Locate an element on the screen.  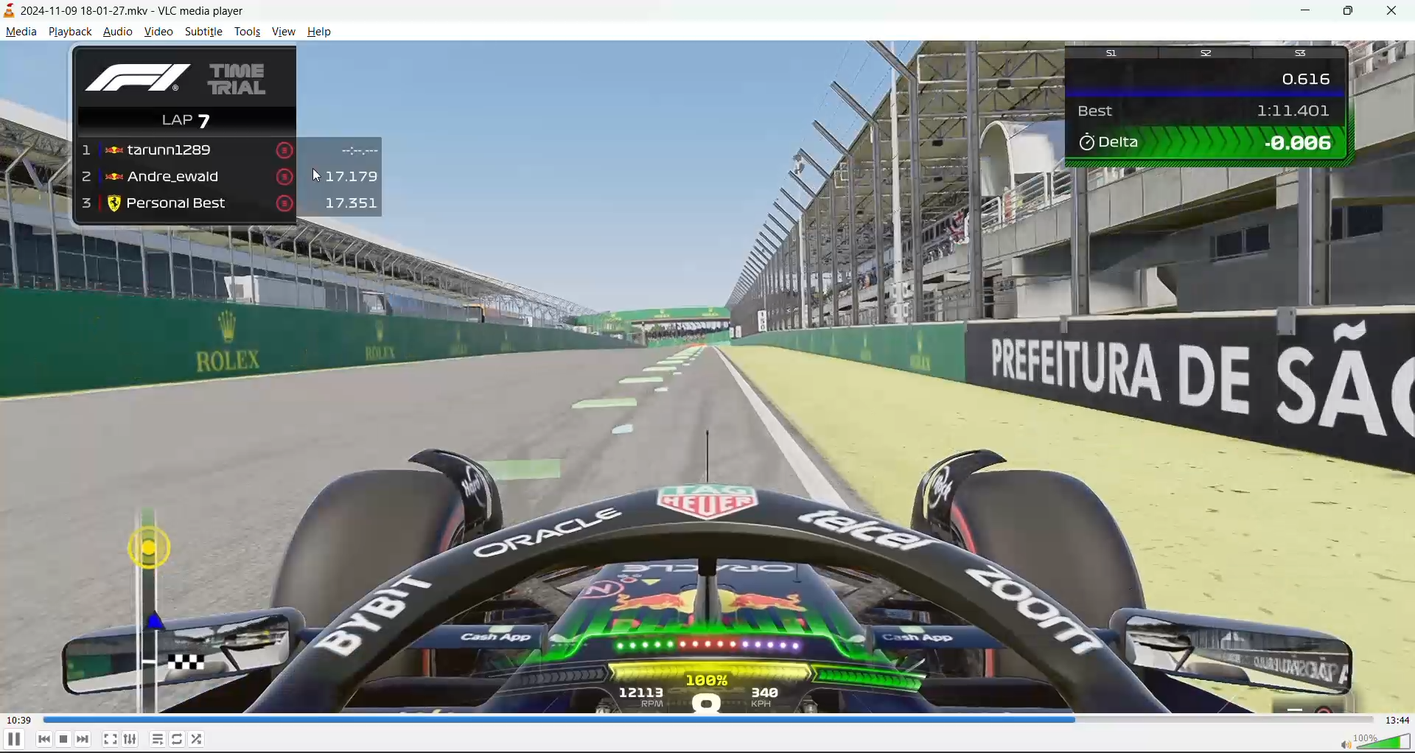
pause is located at coordinates (14, 740).